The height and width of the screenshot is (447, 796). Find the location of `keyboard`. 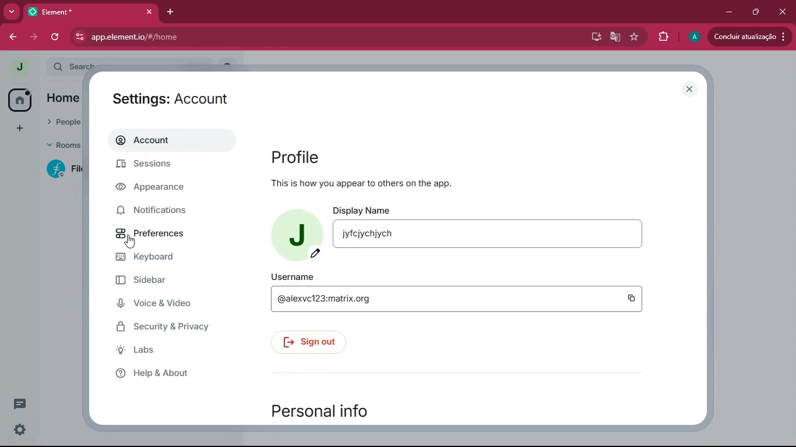

keyboard is located at coordinates (161, 258).